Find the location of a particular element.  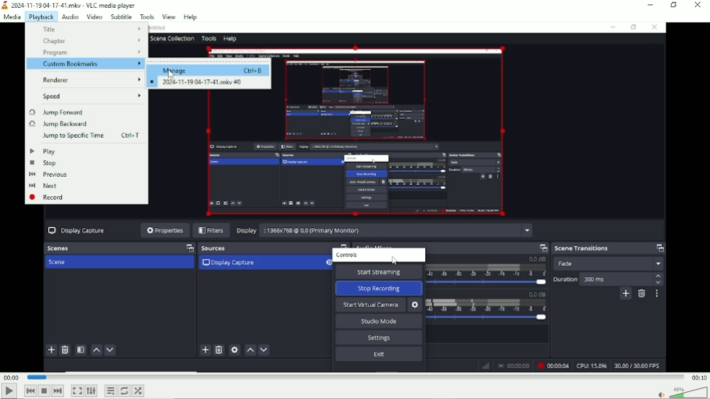

Subtitle is located at coordinates (122, 16).